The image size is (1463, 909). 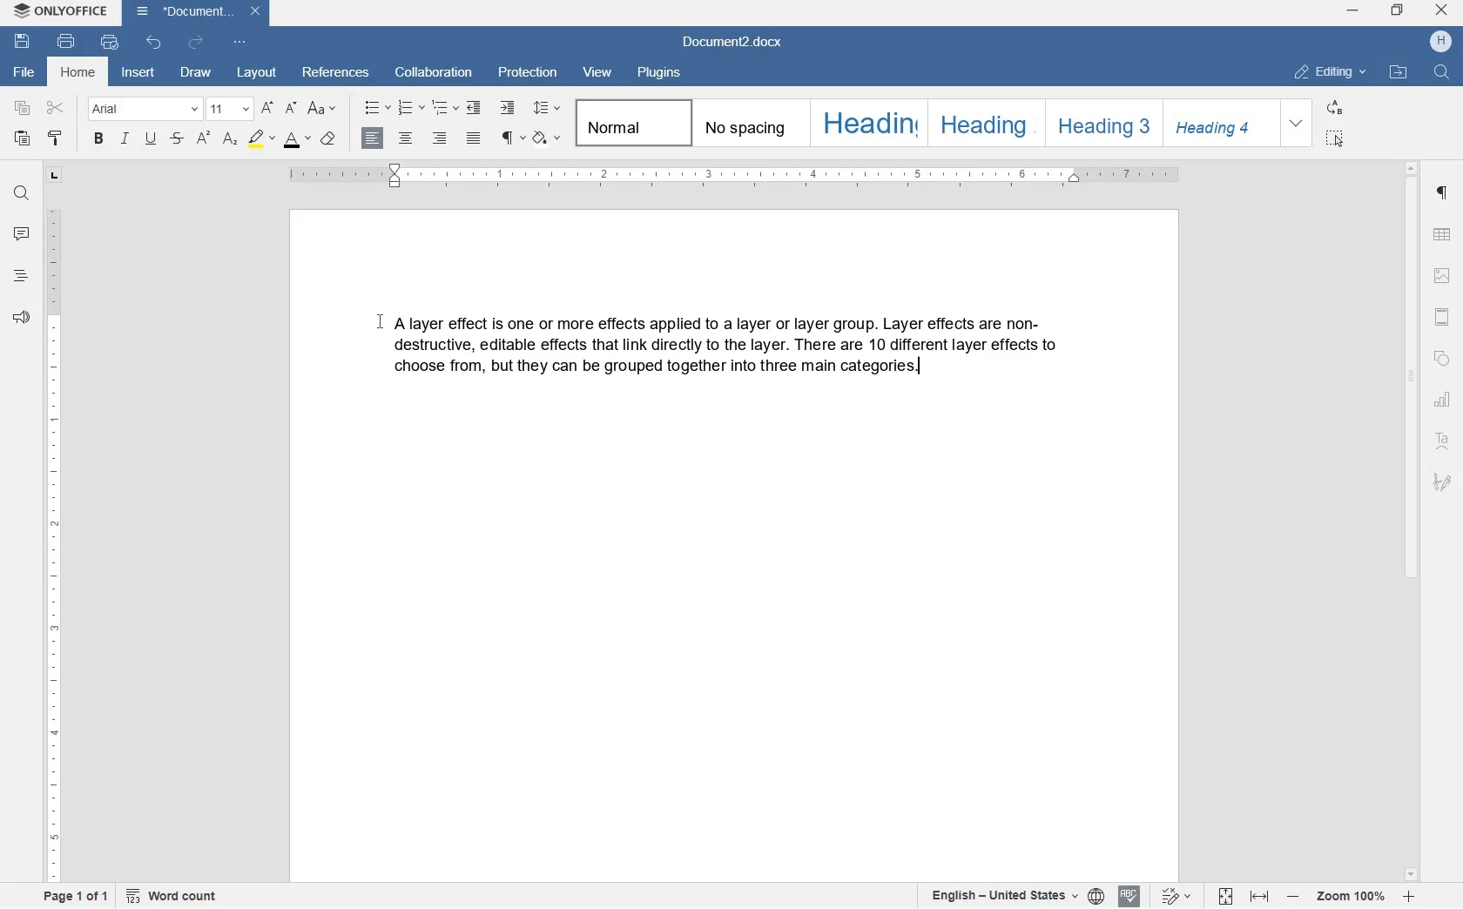 What do you see at coordinates (439, 138) in the screenshot?
I see `align right` at bounding box center [439, 138].